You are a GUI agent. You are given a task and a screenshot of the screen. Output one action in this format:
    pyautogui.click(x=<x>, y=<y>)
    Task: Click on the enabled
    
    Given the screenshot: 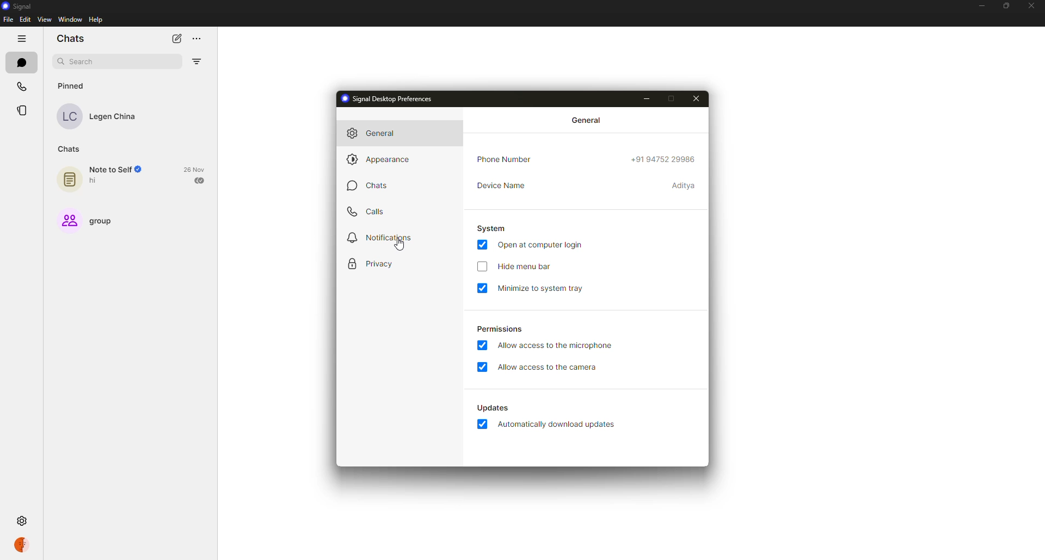 What is the action you would take?
    pyautogui.click(x=482, y=245)
    